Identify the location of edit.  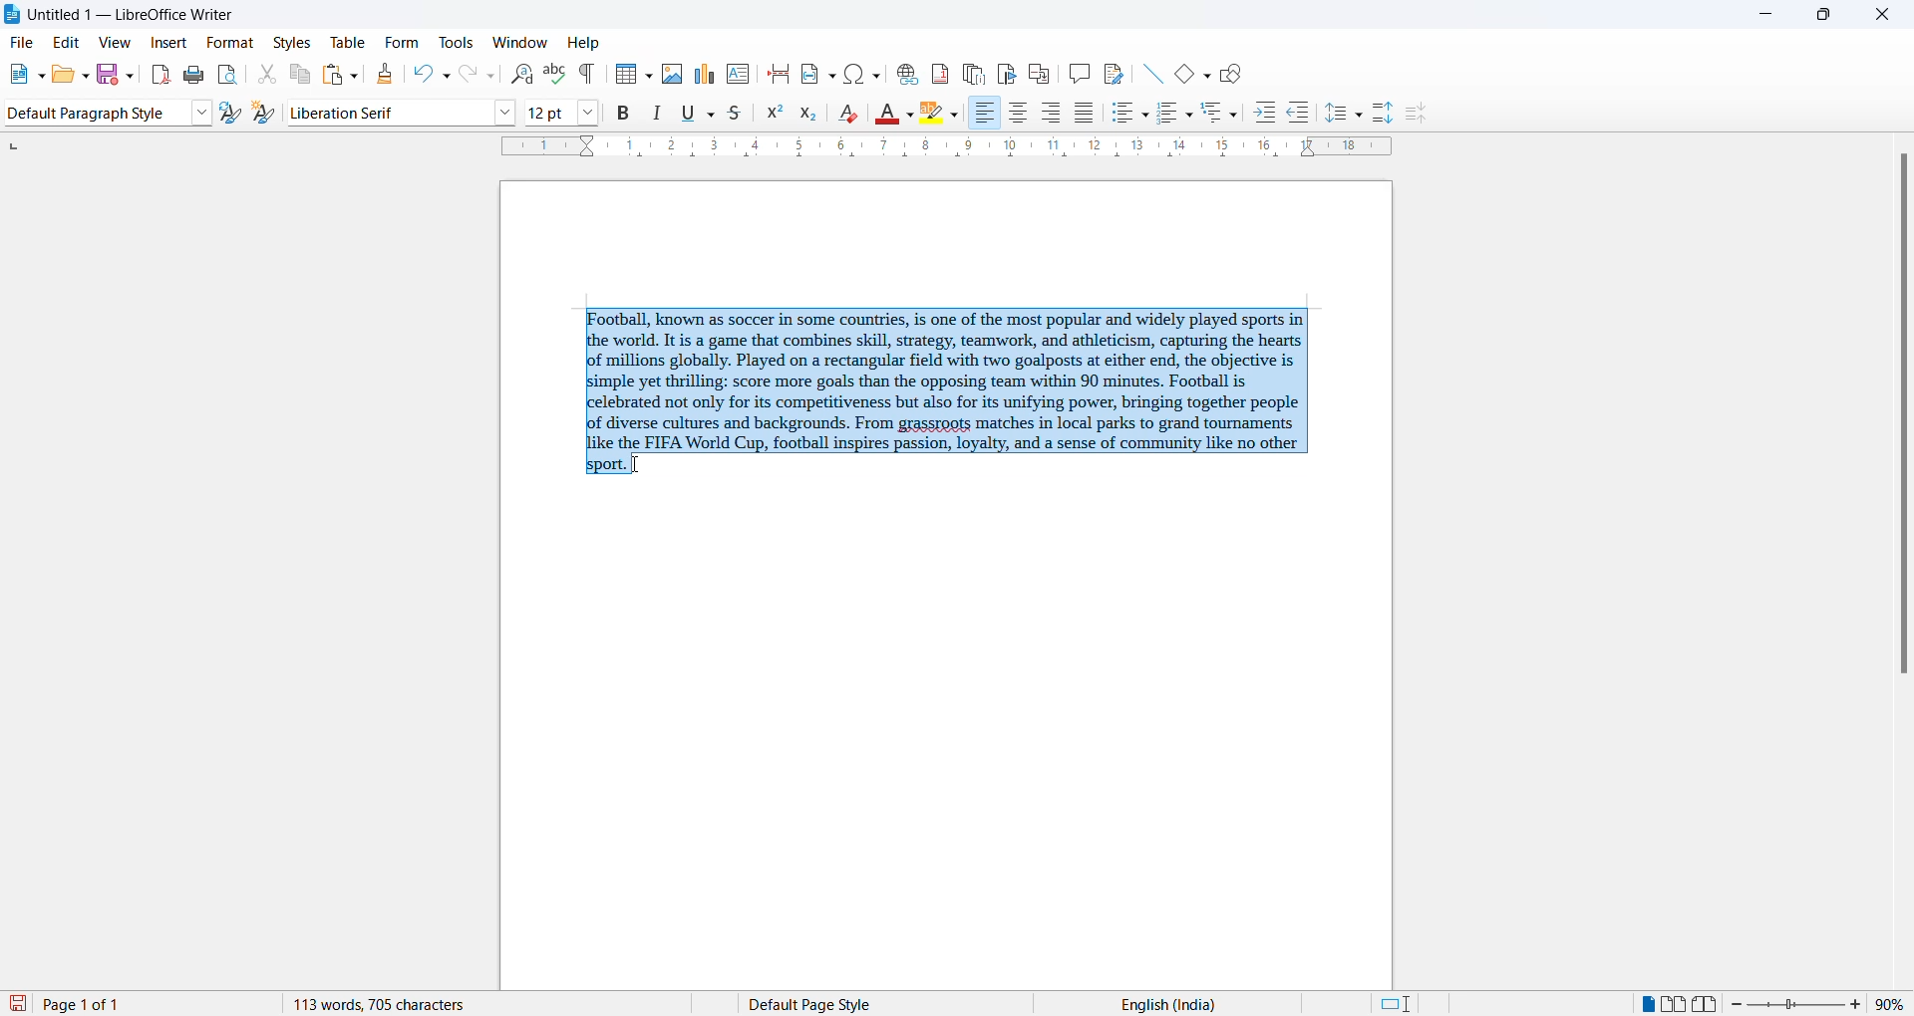
(69, 43).